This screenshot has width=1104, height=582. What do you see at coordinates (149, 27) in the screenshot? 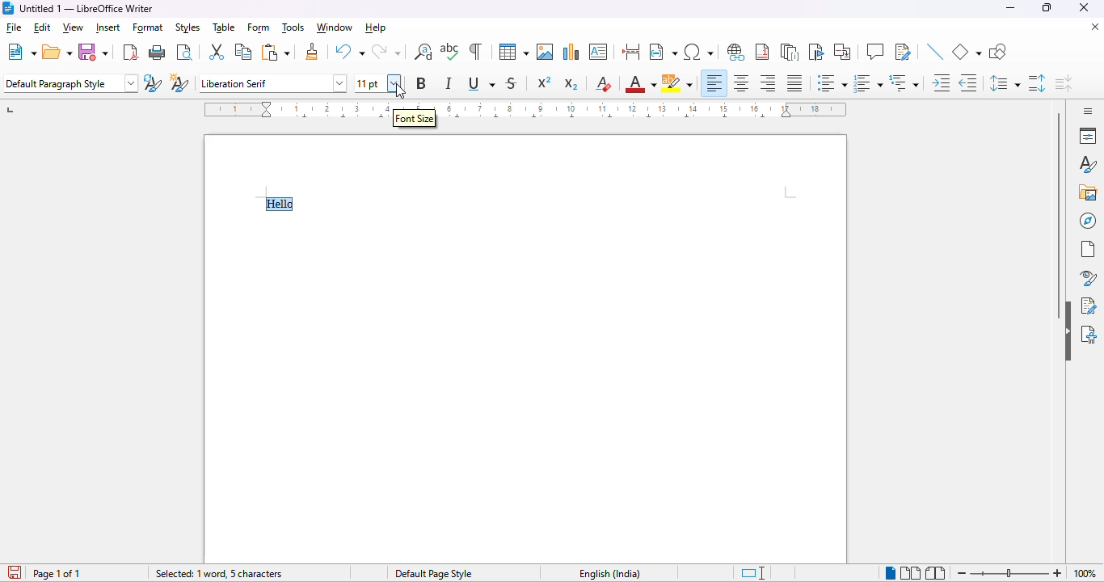
I see `format` at bounding box center [149, 27].